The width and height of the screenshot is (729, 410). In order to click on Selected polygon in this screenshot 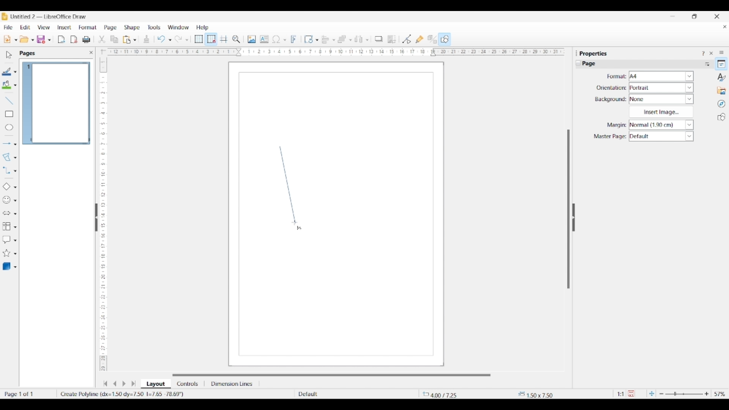, I will do `click(7, 157)`.